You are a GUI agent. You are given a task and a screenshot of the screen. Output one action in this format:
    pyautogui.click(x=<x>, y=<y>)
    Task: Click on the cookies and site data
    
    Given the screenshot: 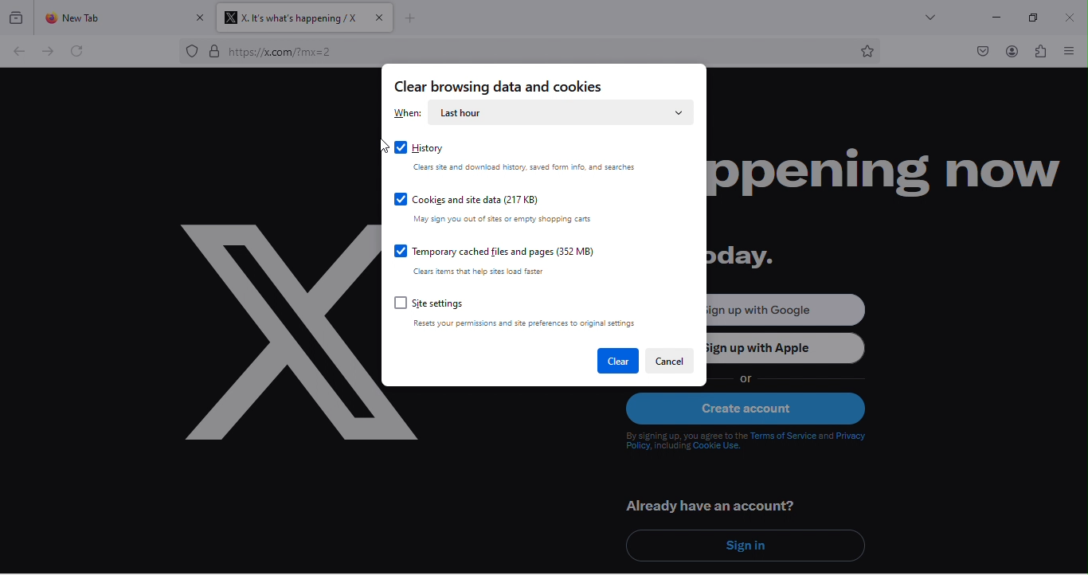 What is the action you would take?
    pyautogui.click(x=498, y=211)
    